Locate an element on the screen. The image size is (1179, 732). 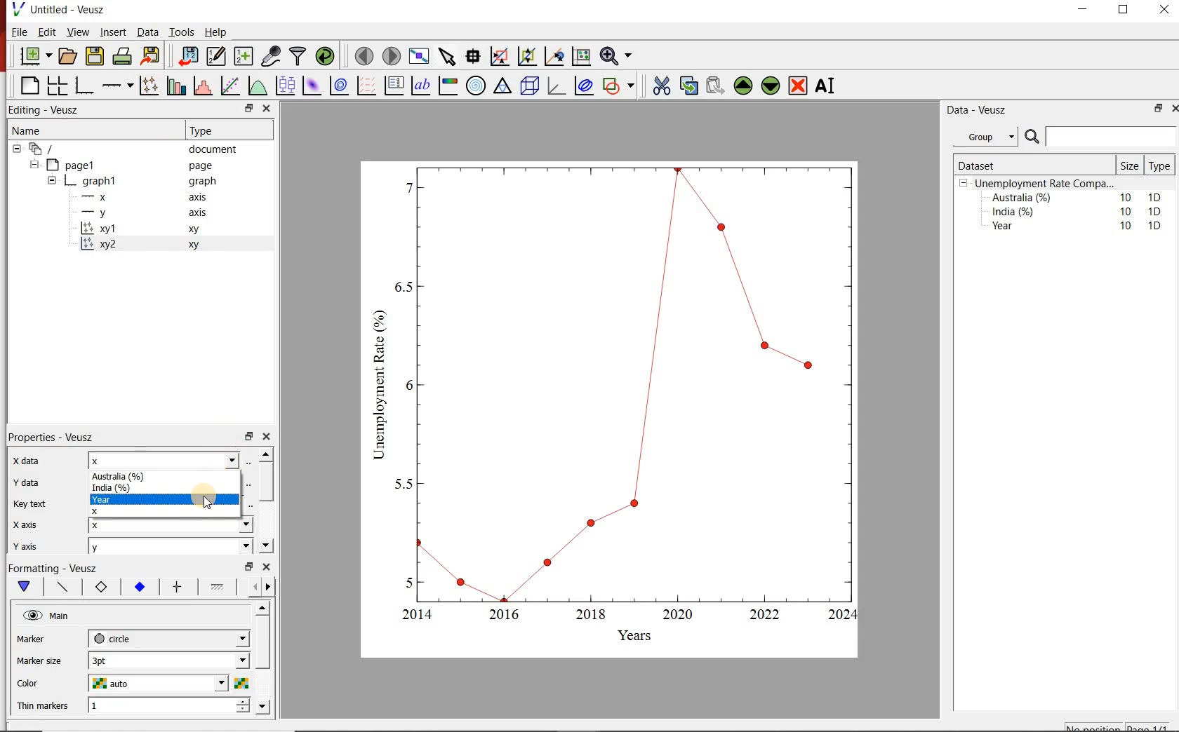
MArker is located at coordinates (41, 641).